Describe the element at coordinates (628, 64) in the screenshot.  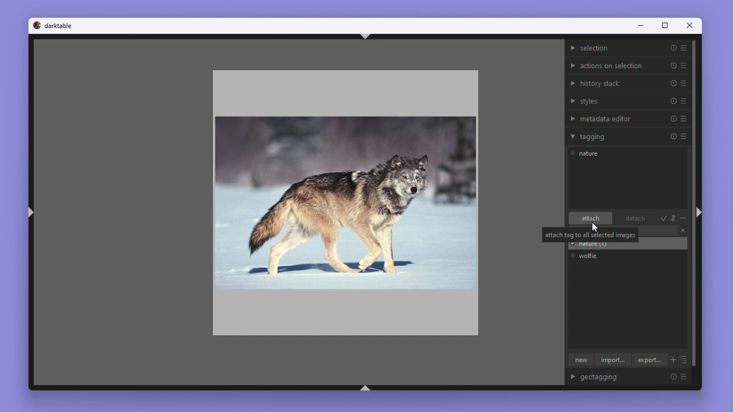
I see `Actions on selection` at that location.